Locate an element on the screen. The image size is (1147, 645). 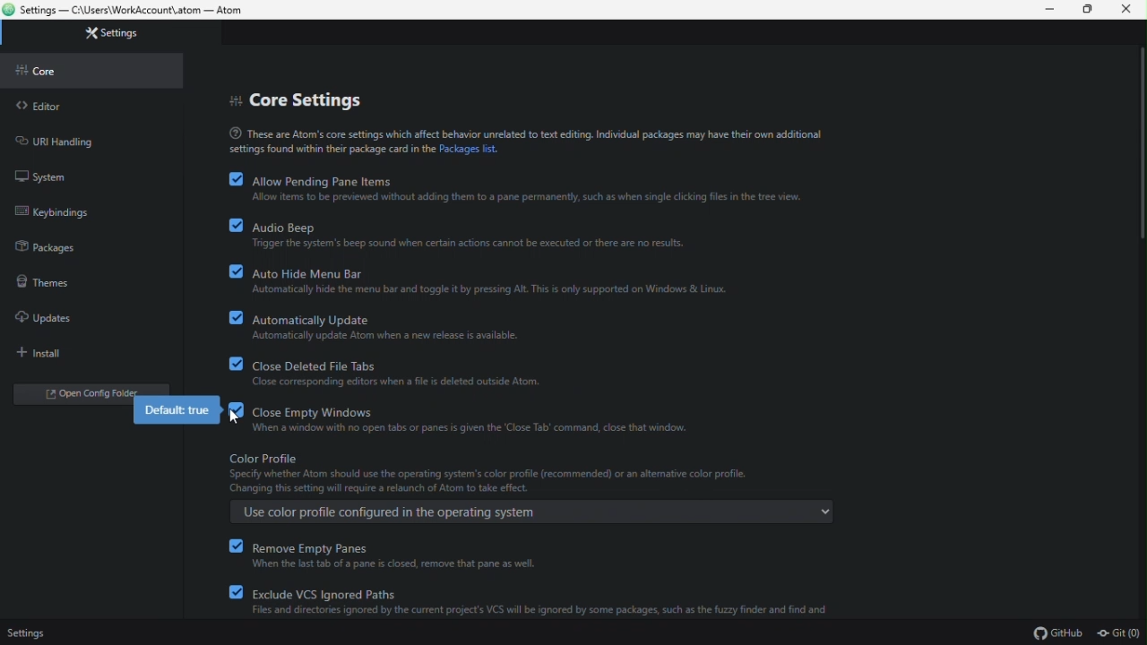
settings is located at coordinates (114, 33).